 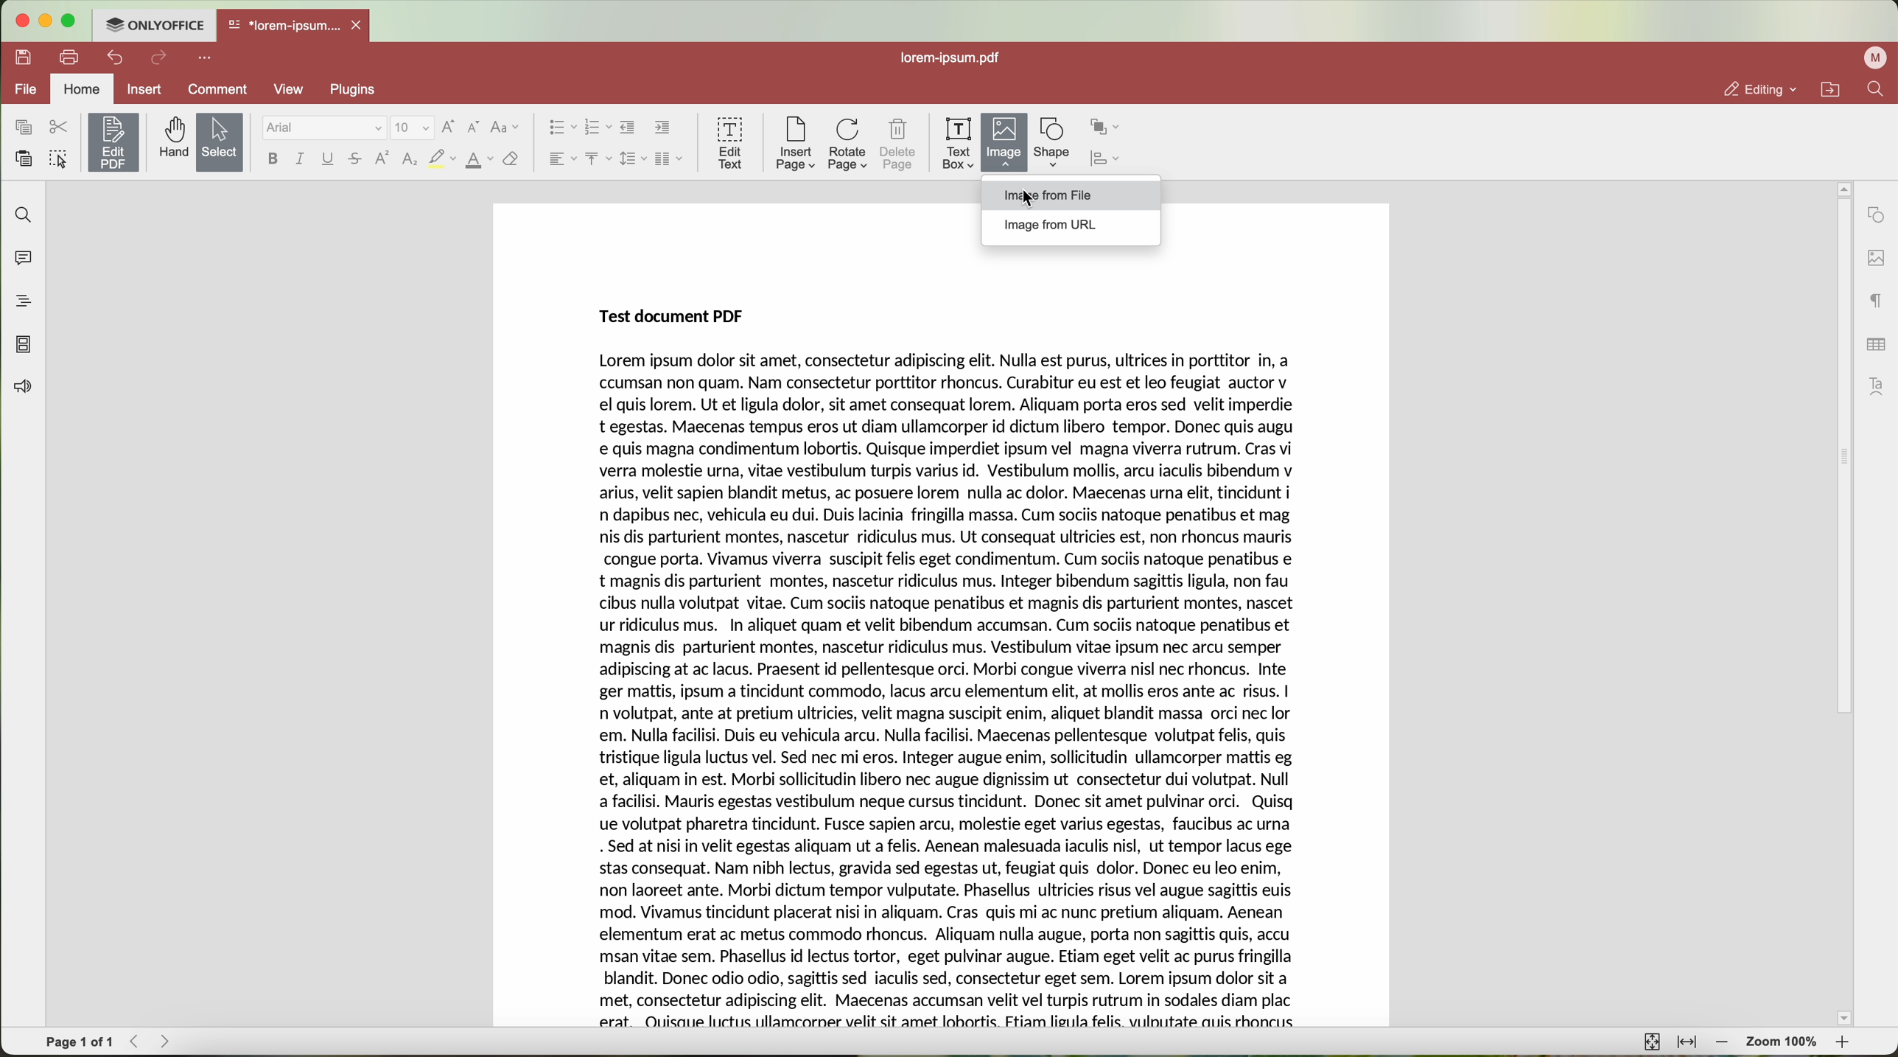 I want to click on comment, so click(x=220, y=91).